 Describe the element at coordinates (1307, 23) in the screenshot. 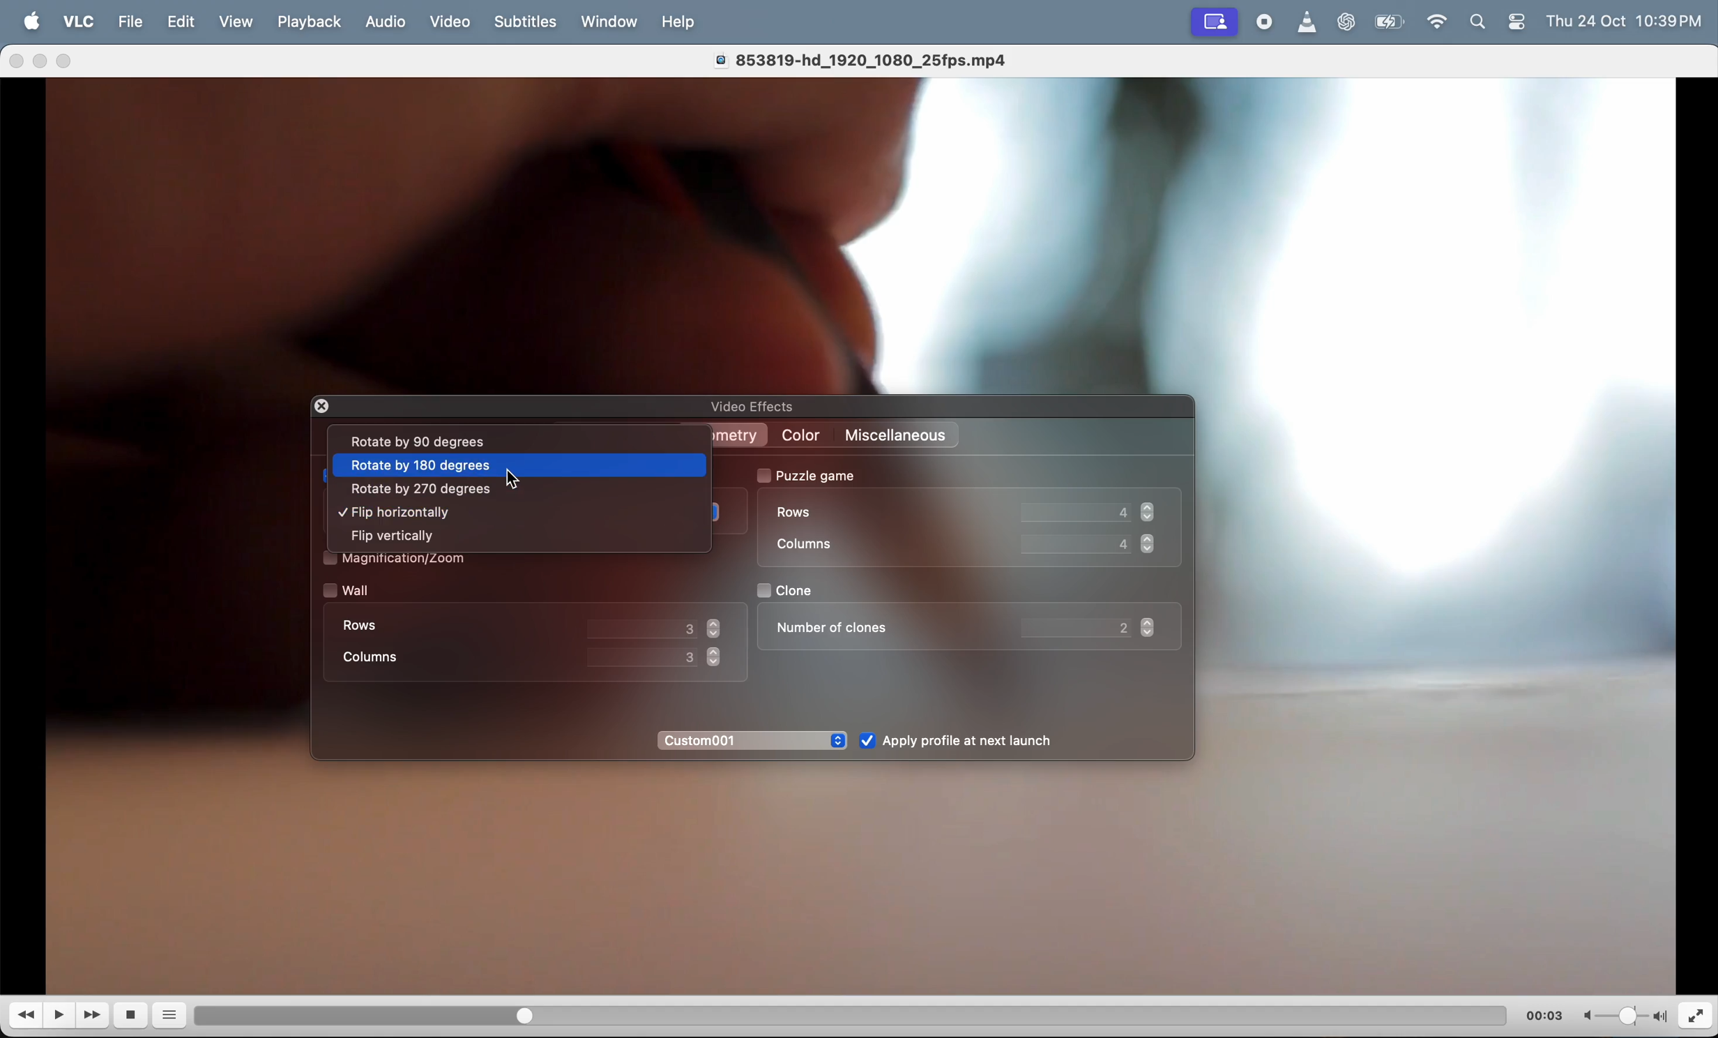

I see `vlc icon` at that location.